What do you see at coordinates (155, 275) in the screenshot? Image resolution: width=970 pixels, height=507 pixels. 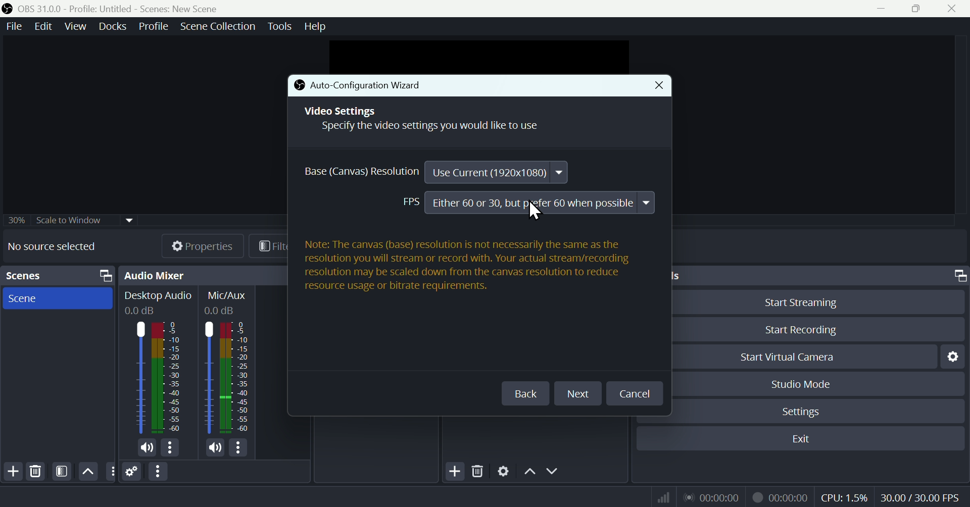 I see `Audio mixer` at bounding box center [155, 275].